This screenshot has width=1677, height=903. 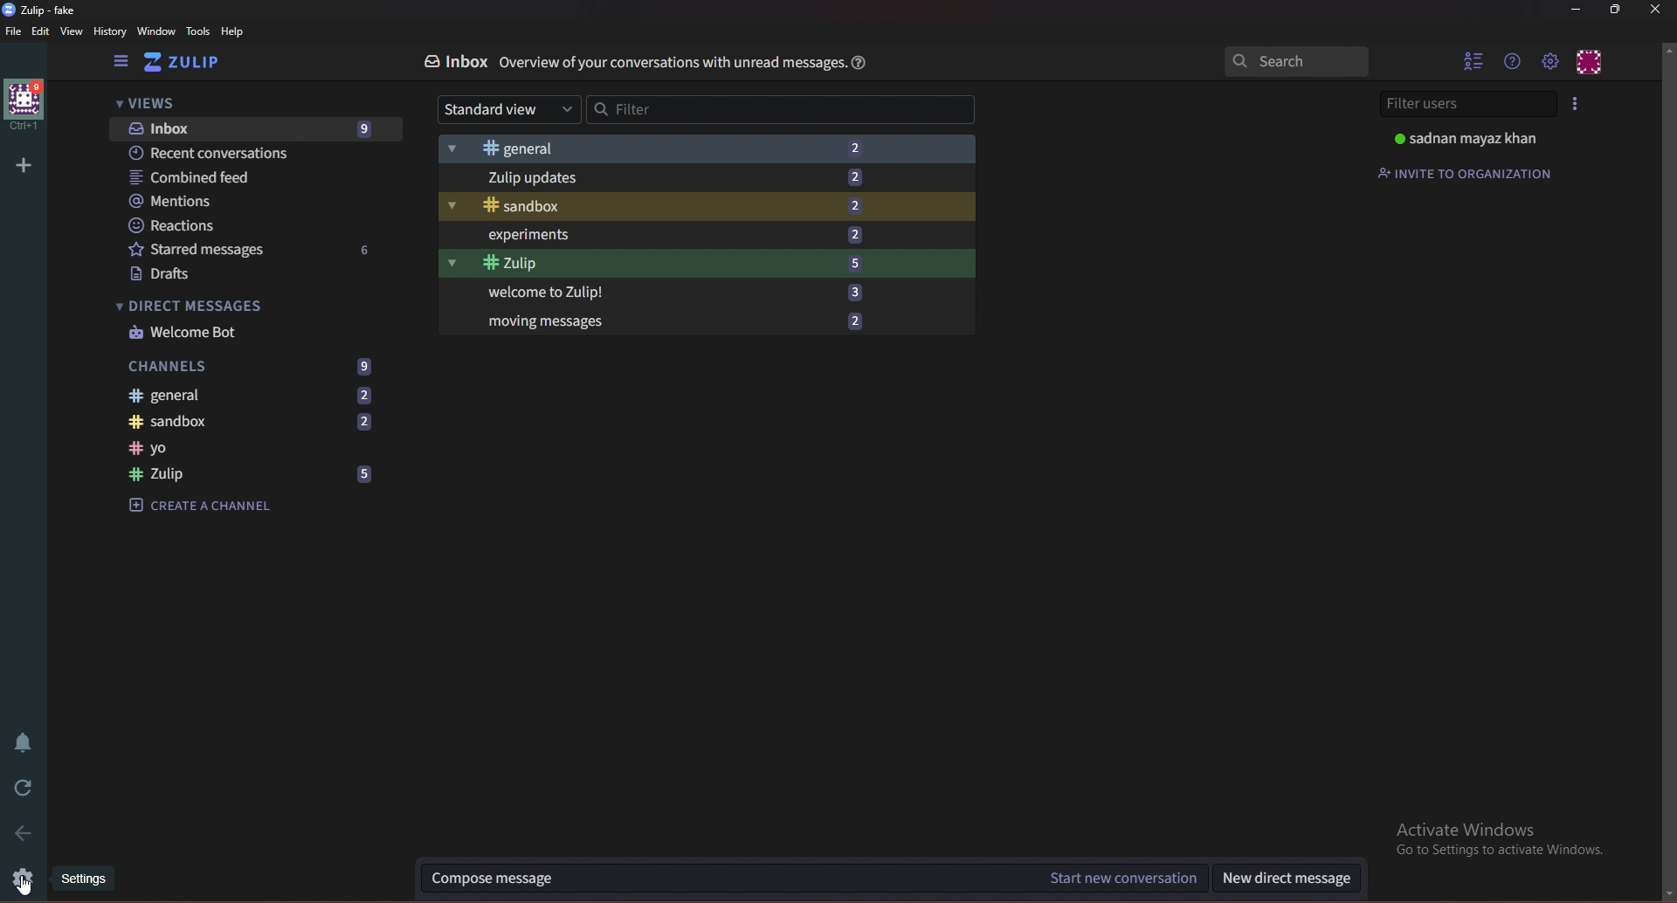 What do you see at coordinates (711, 266) in the screenshot?
I see `Zulip` at bounding box center [711, 266].